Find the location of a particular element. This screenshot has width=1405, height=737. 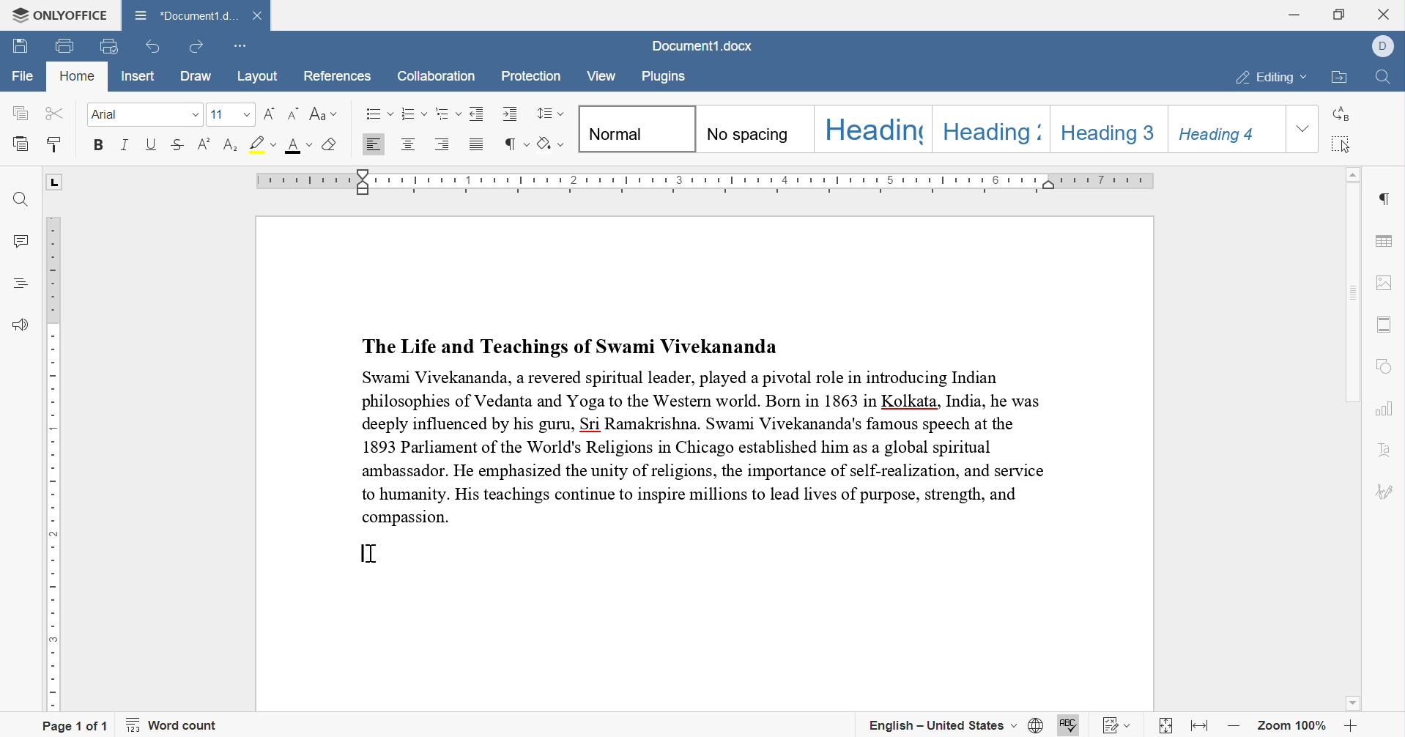

undo is located at coordinates (155, 48).